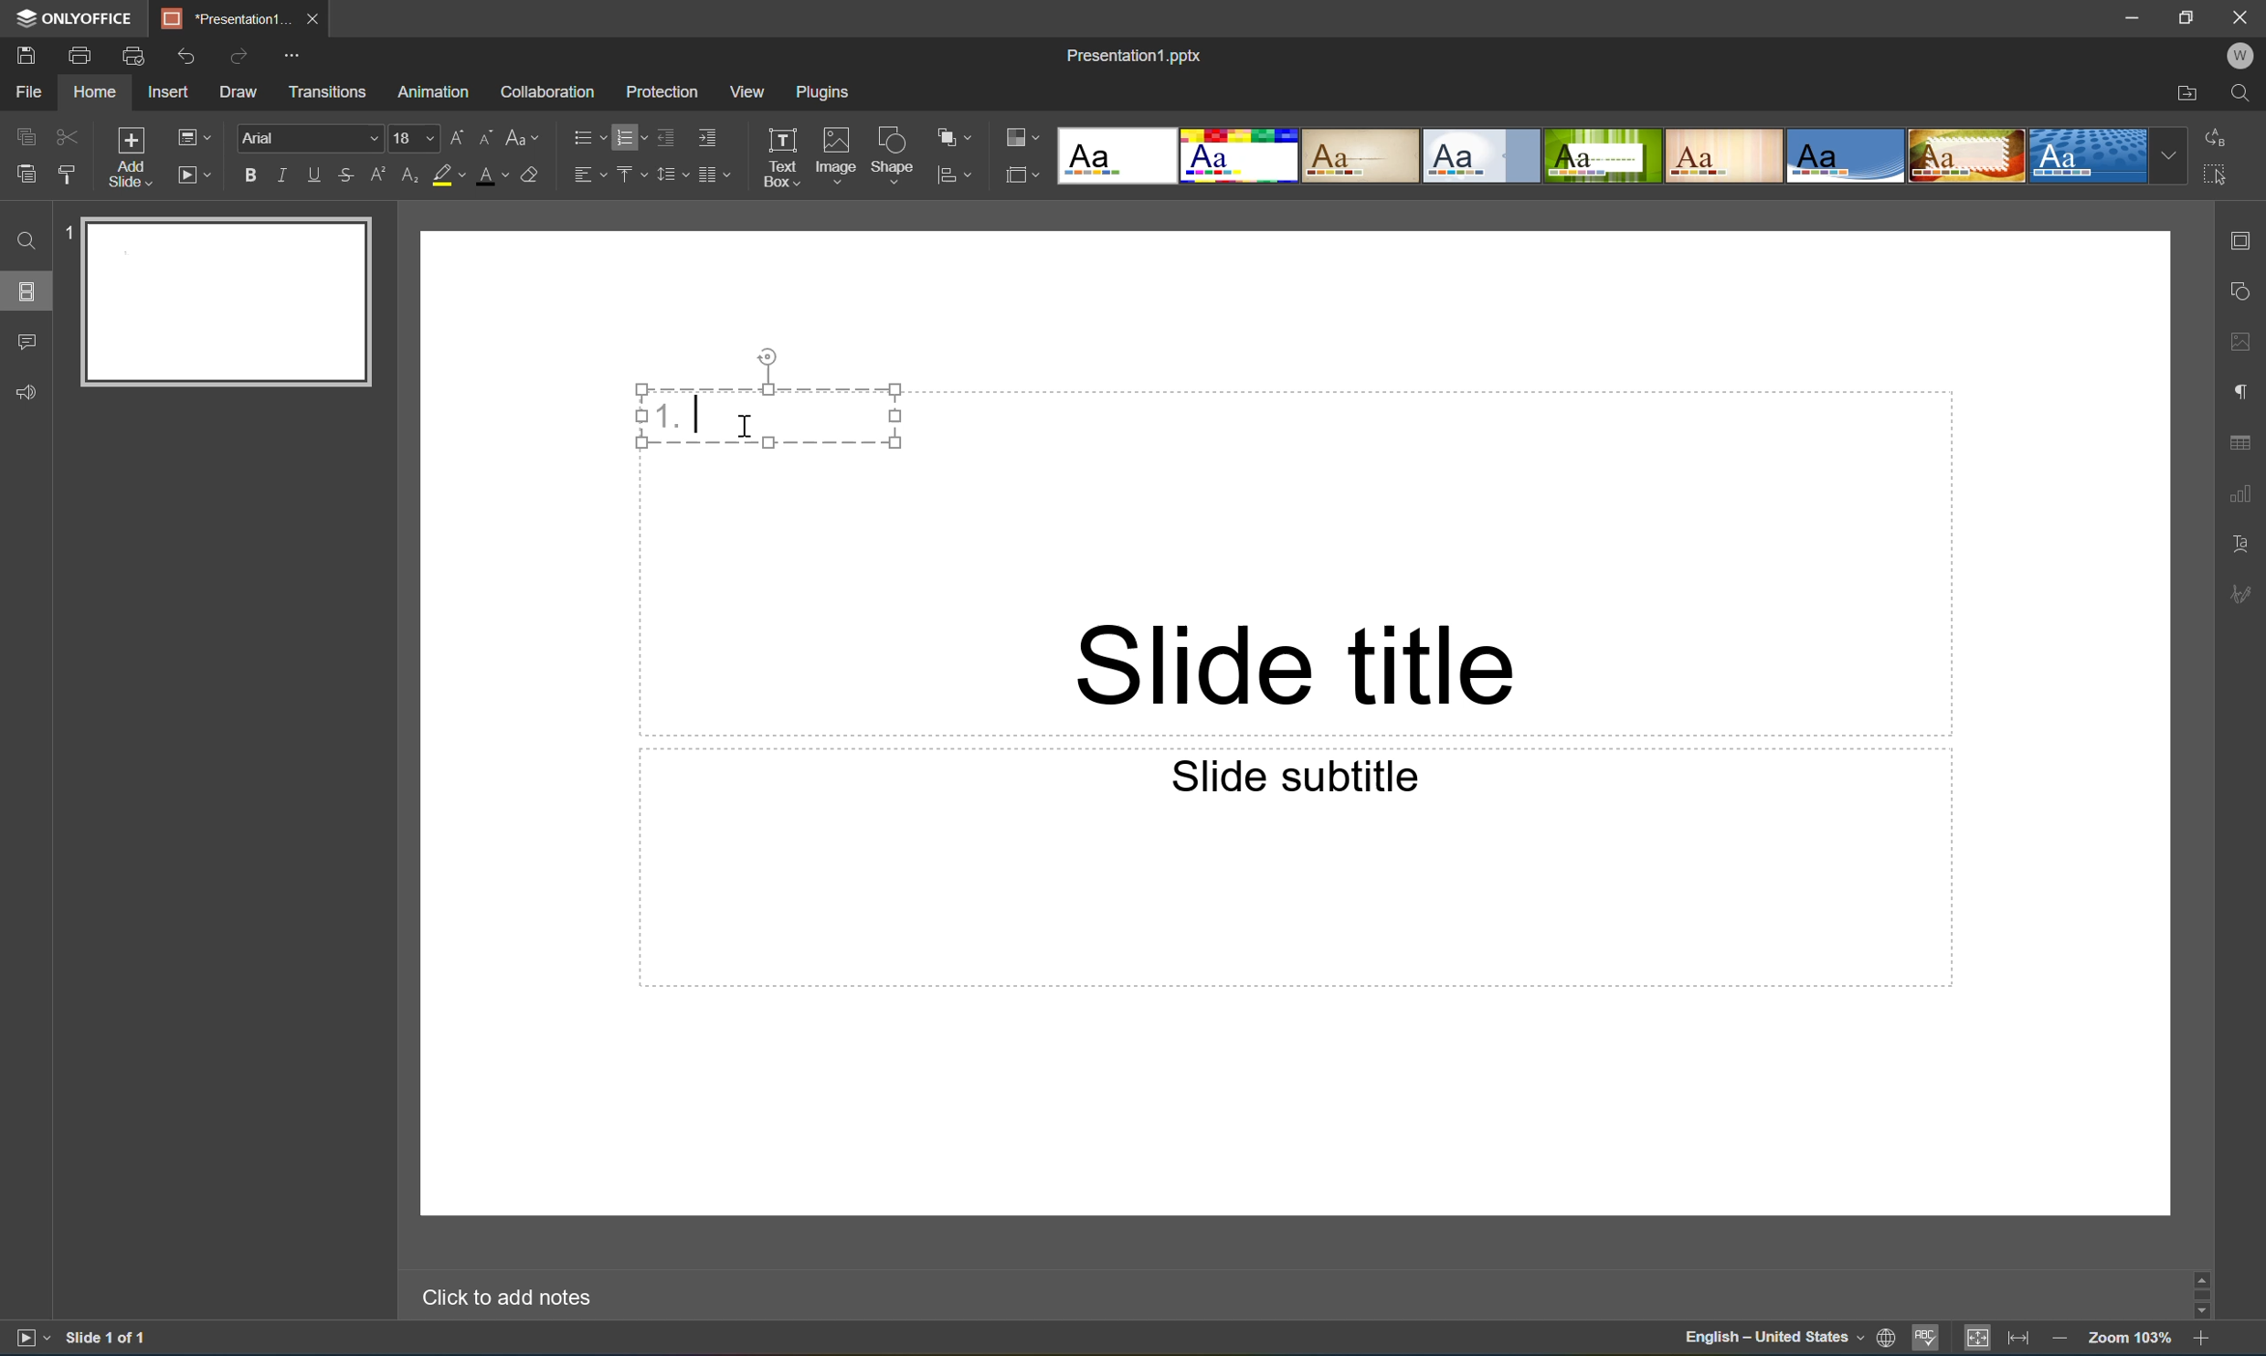 The width and height of the screenshot is (2266, 1356). What do you see at coordinates (23, 292) in the screenshot?
I see `Slides` at bounding box center [23, 292].